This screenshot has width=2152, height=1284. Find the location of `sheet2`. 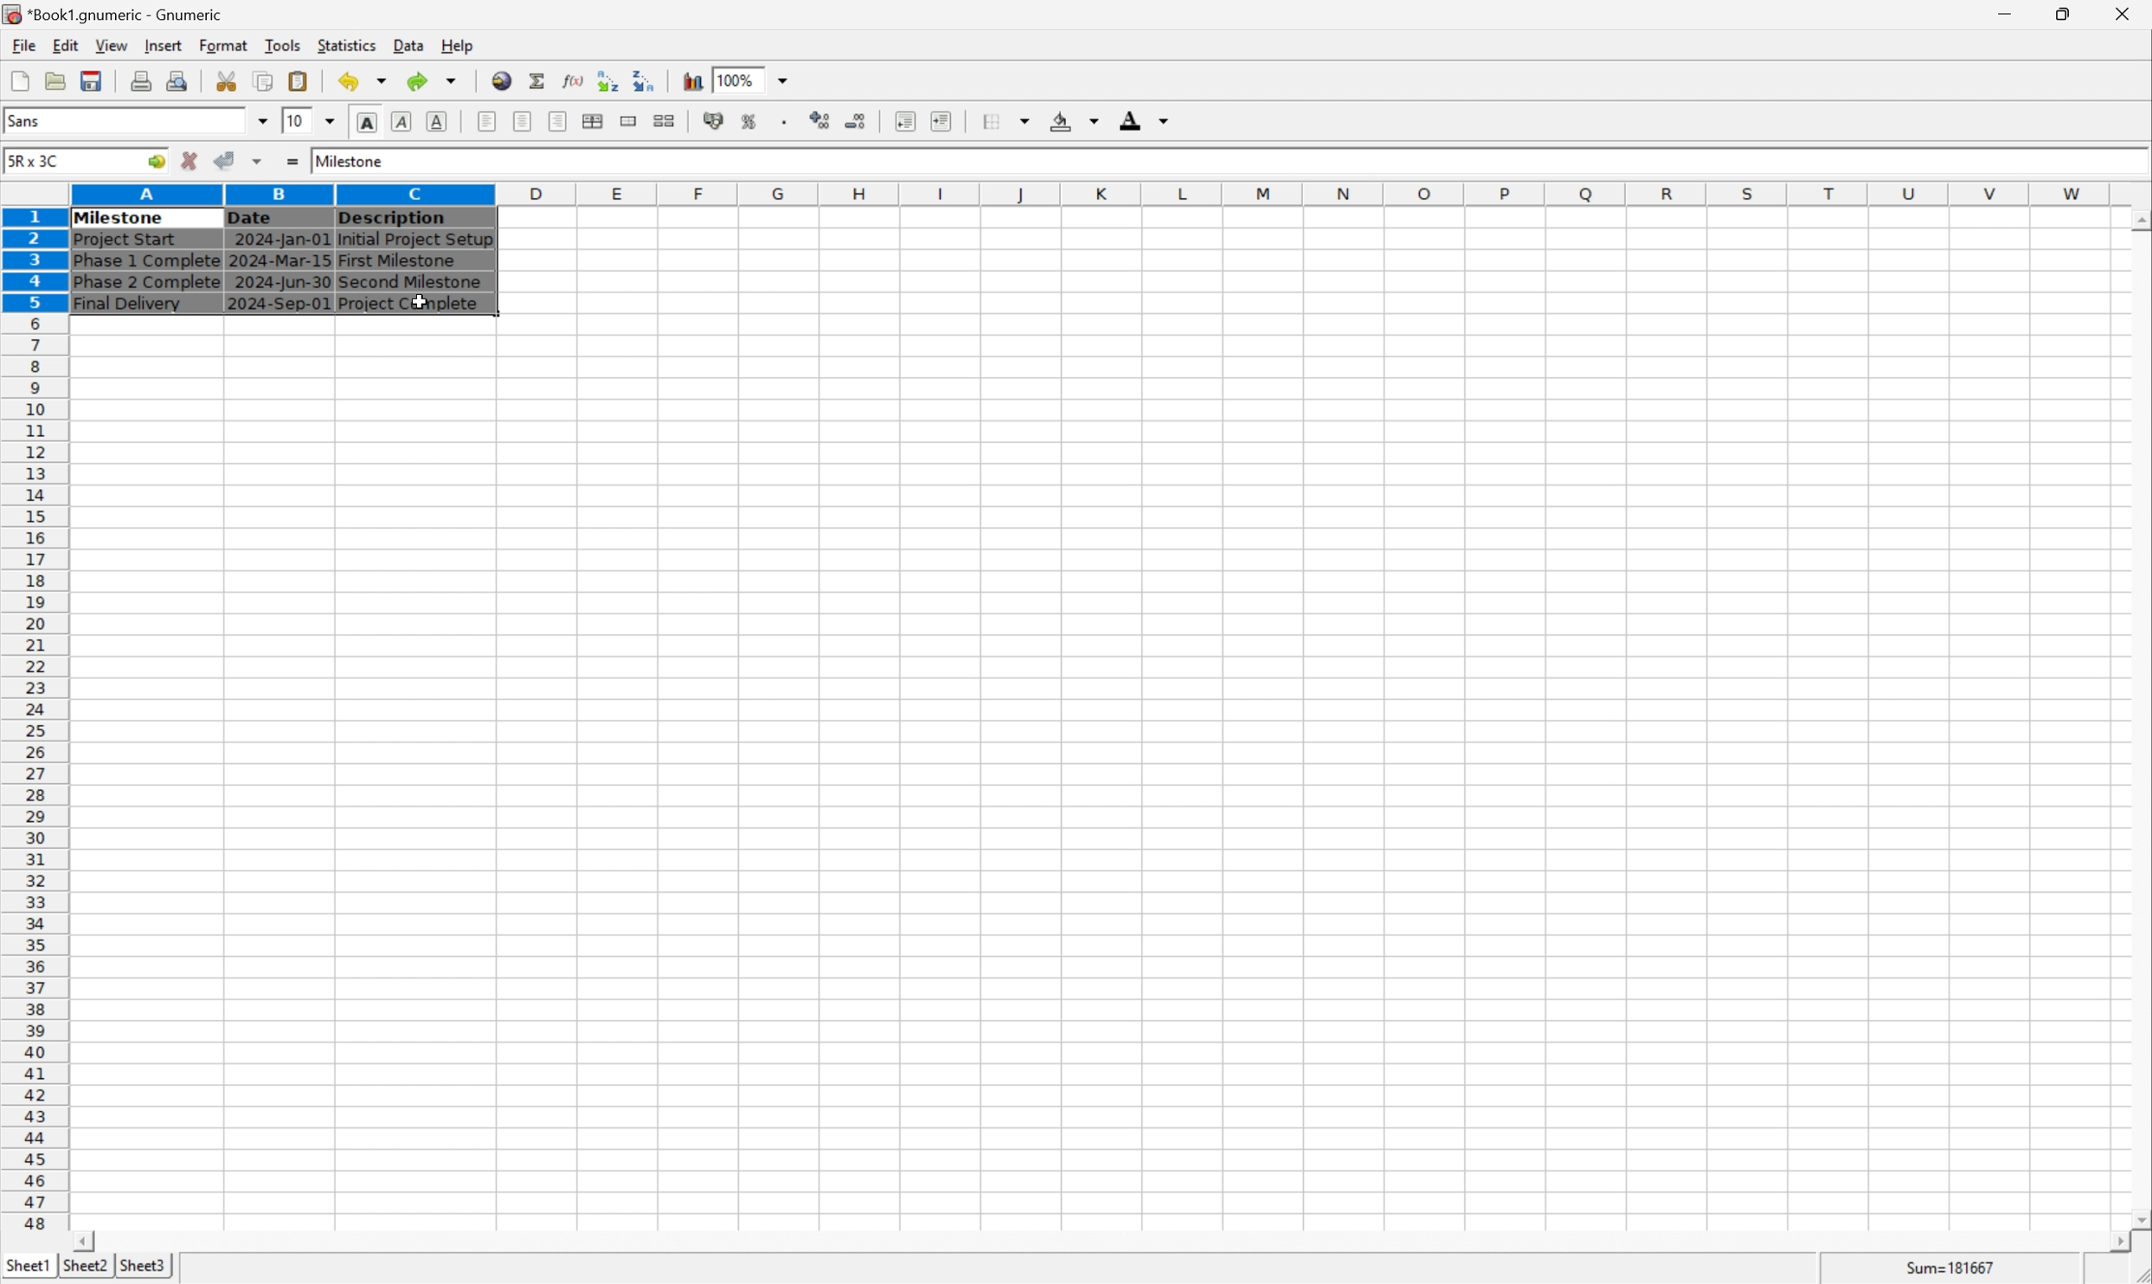

sheet2 is located at coordinates (80, 1269).